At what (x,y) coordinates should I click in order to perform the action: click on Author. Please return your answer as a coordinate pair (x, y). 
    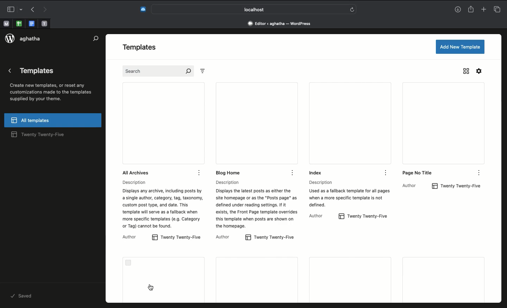
    Looking at the image, I should click on (411, 185).